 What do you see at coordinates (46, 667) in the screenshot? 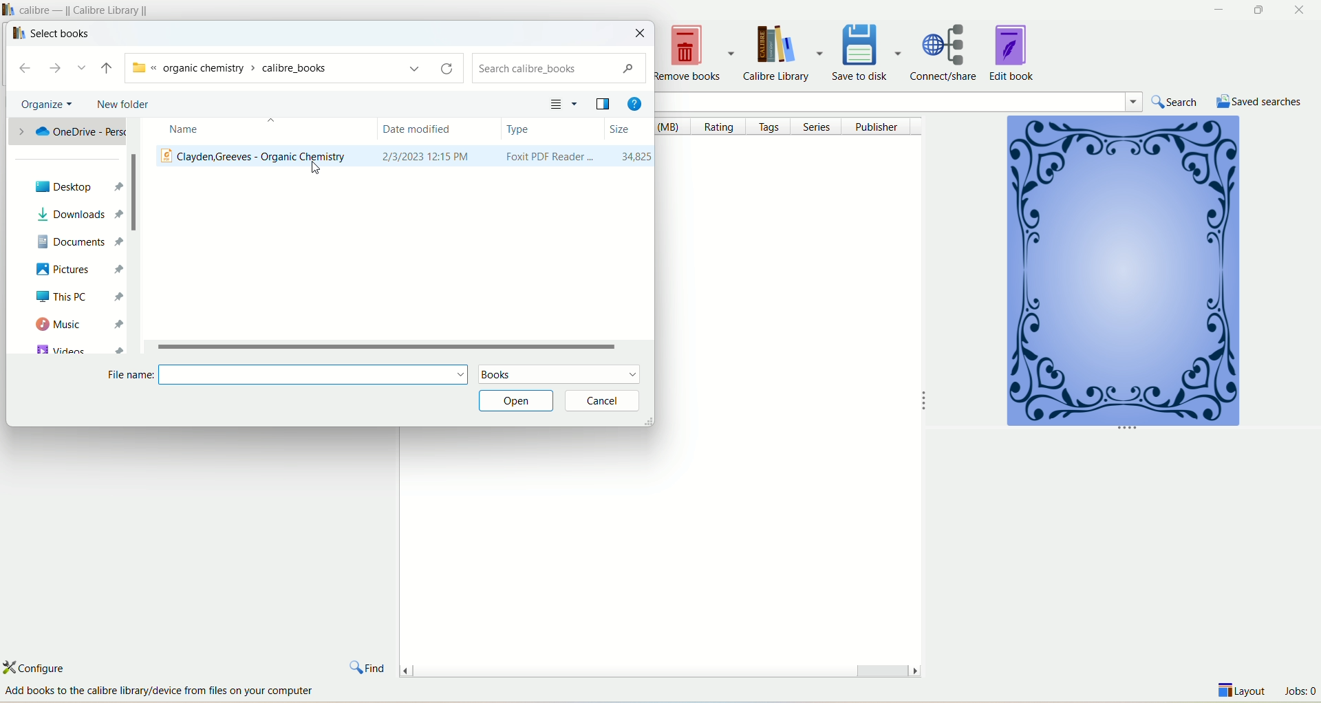
I see `configure` at bounding box center [46, 667].